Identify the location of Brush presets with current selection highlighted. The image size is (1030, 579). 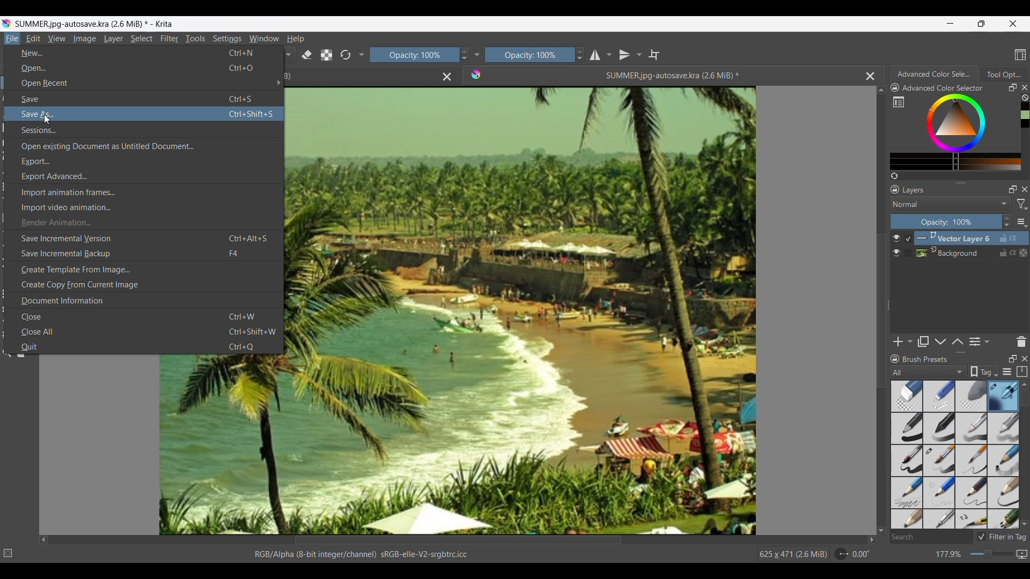
(955, 455).